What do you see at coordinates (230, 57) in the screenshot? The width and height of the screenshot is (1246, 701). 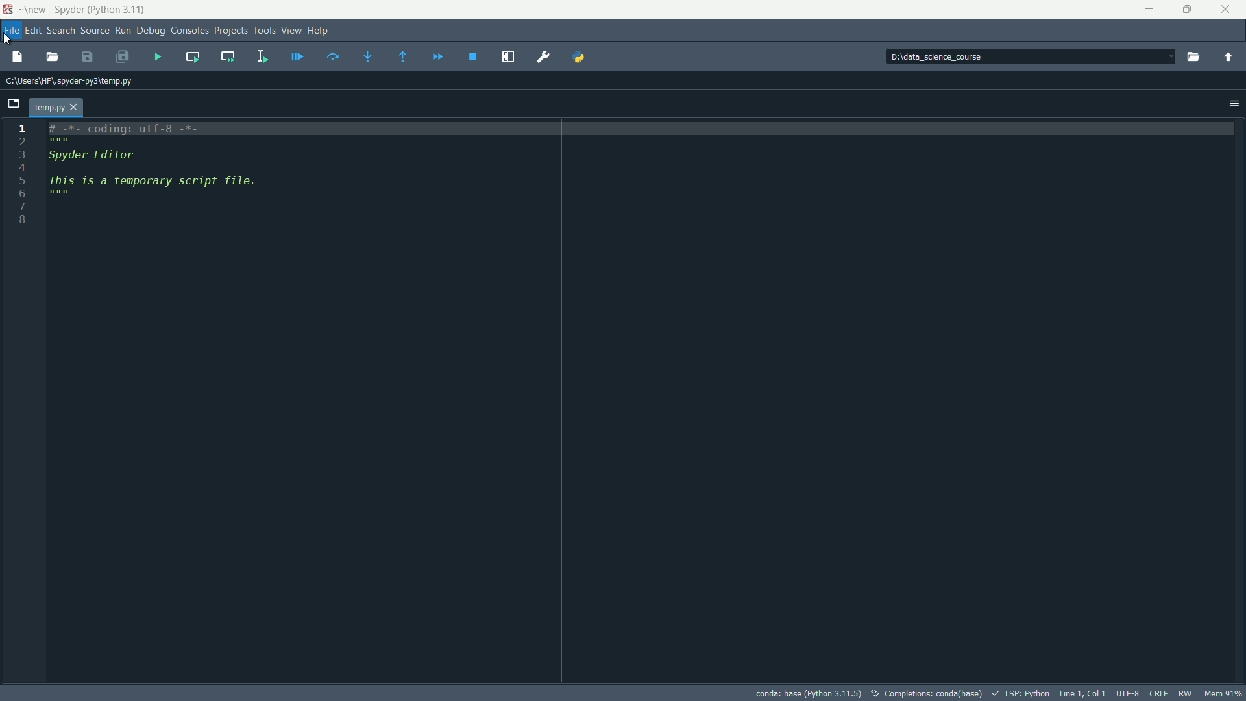 I see `run current cell and go to the next one` at bounding box center [230, 57].